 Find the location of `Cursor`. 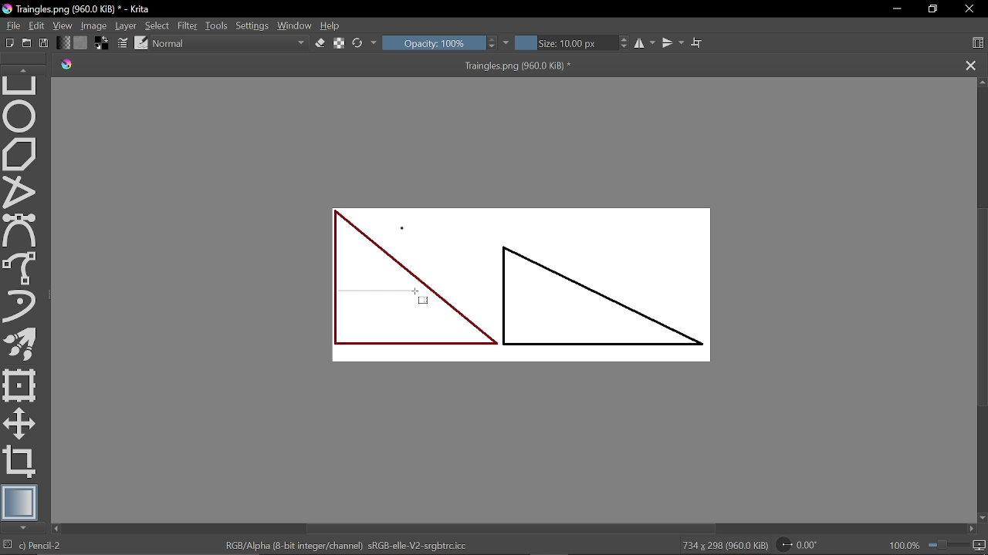

Cursor is located at coordinates (421, 299).